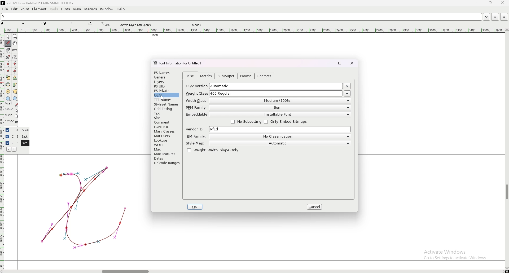  Describe the element at coordinates (166, 78) in the screenshot. I see `general` at that location.